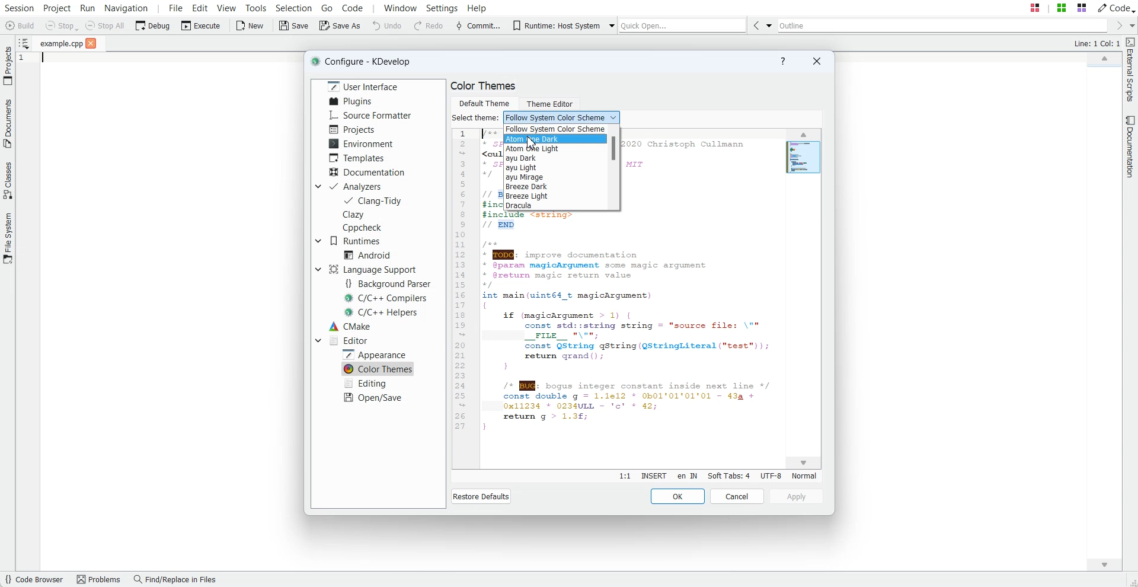  Describe the element at coordinates (367, 171) in the screenshot. I see `Documentation` at that location.